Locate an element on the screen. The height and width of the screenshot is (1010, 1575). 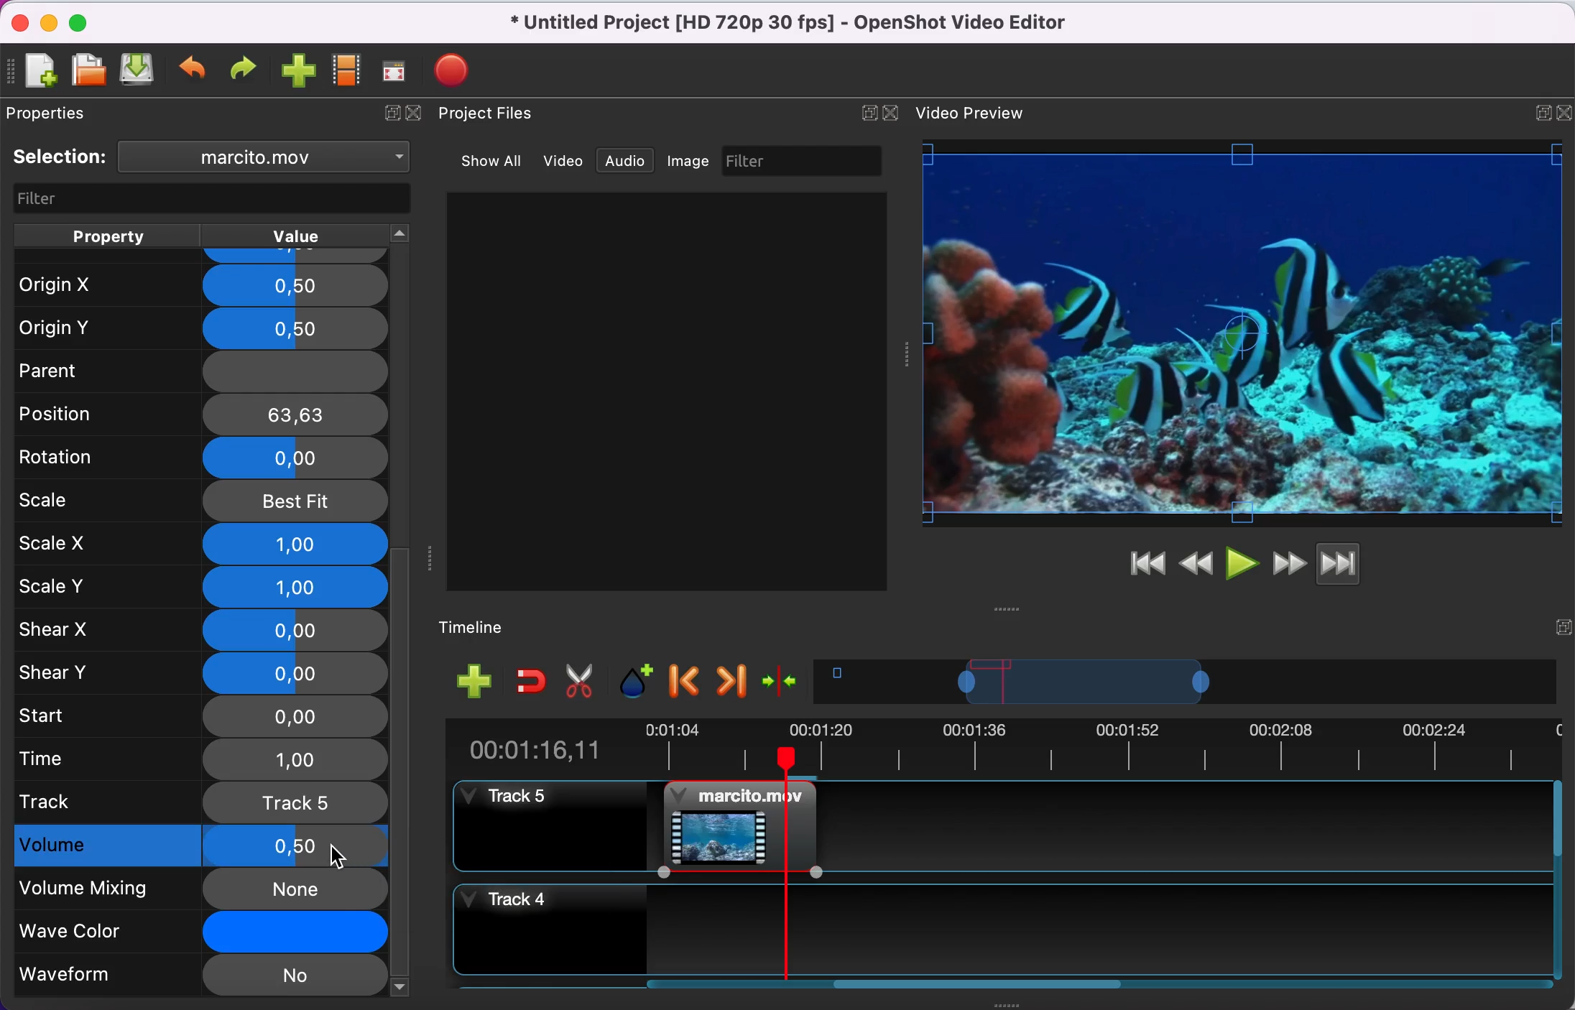
scroll bar is located at coordinates (967, 987).